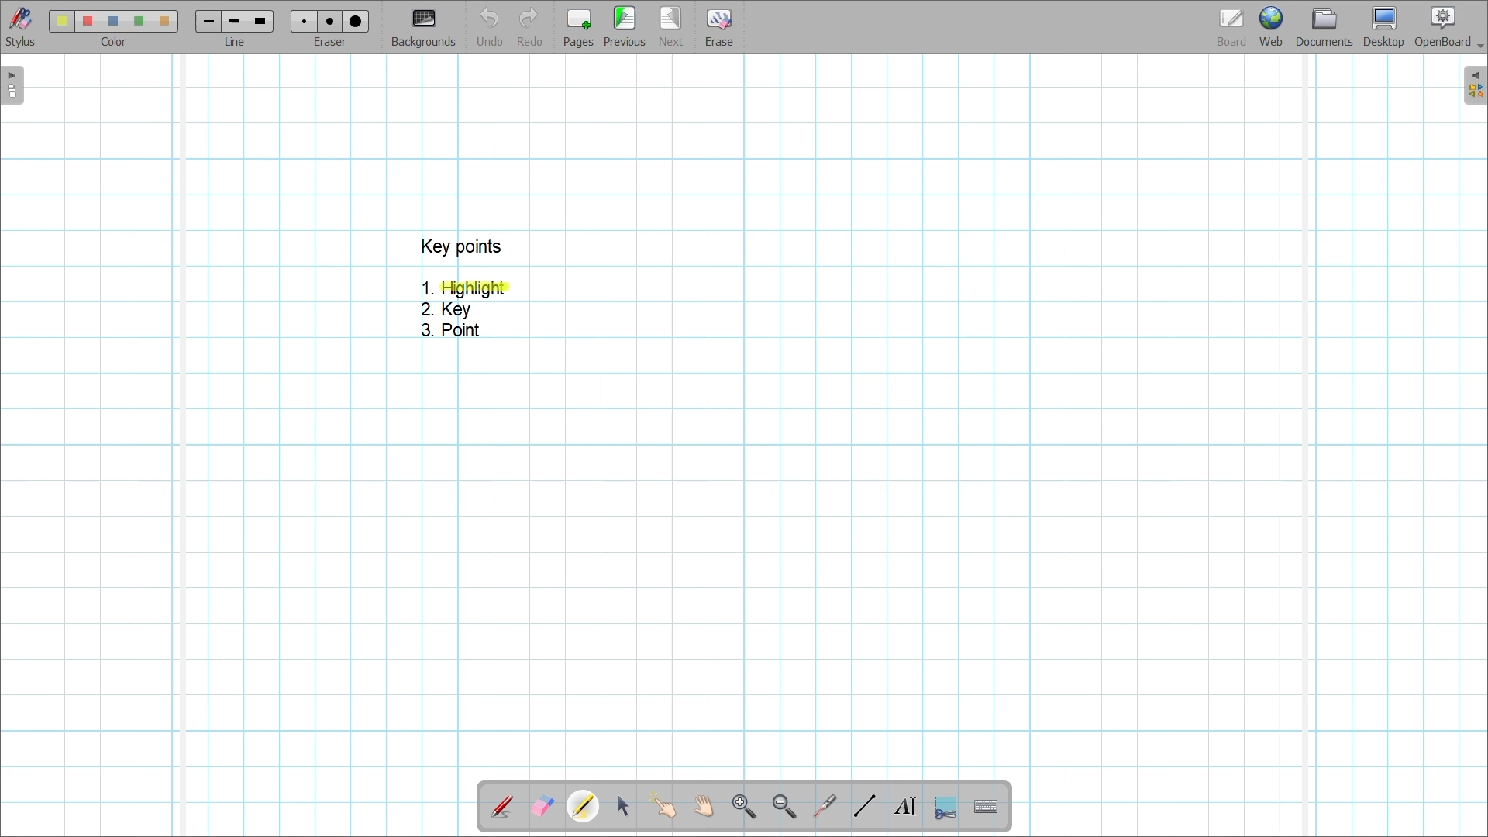 This screenshot has width=1488, height=837. Describe the element at coordinates (543, 807) in the screenshot. I see `Erase annotation` at that location.